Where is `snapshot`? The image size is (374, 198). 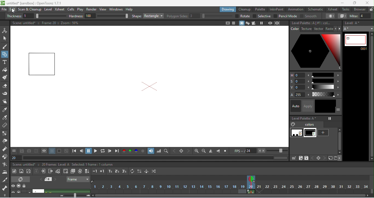
snapshot is located at coordinates (29, 151).